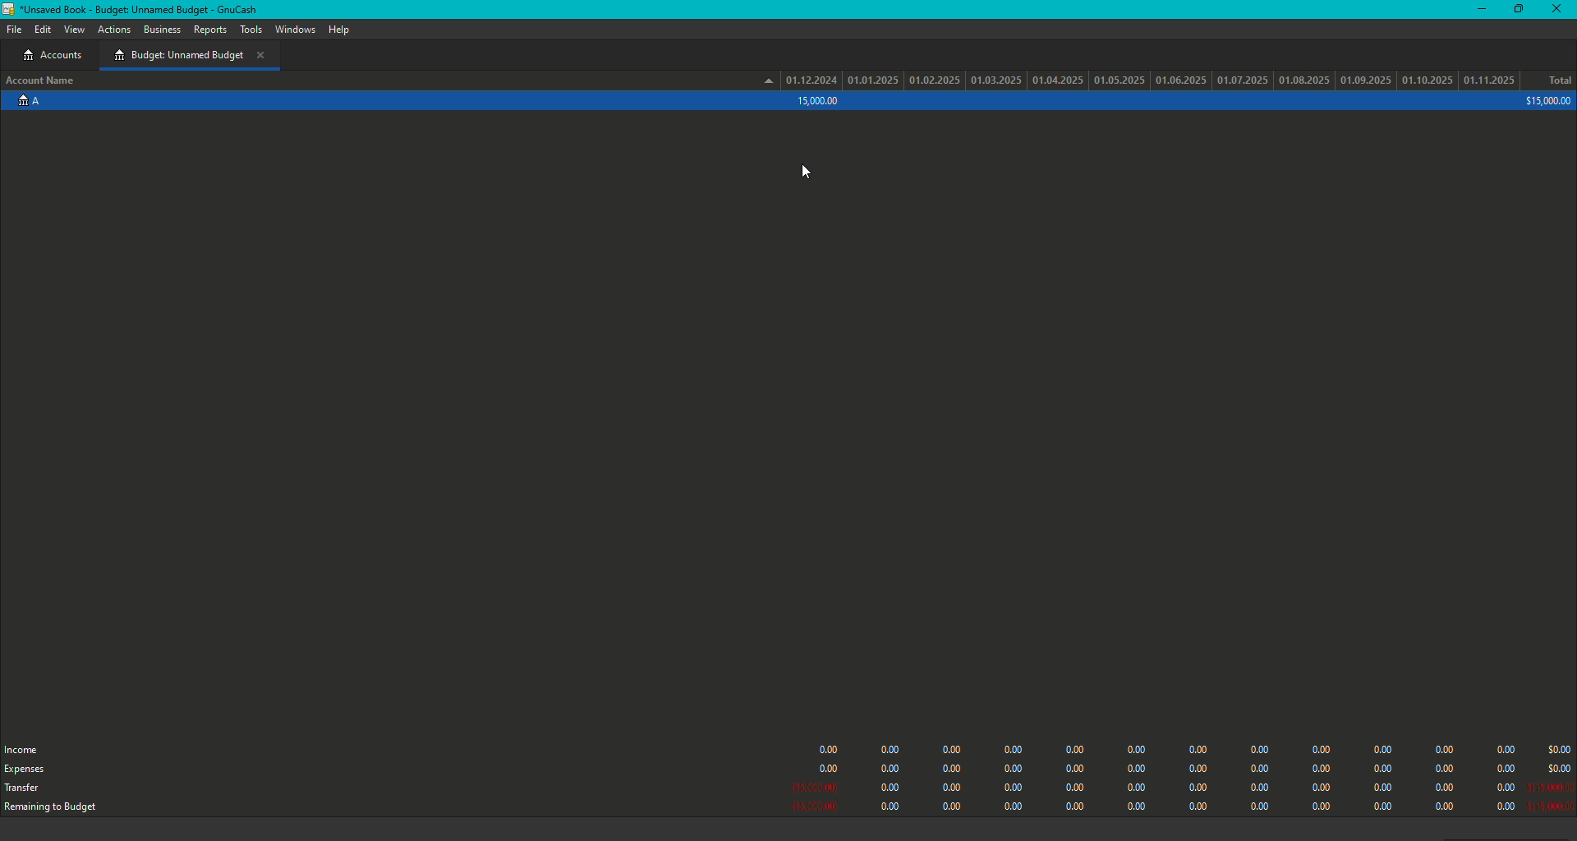 The image size is (1577, 841). I want to click on Reports, so click(209, 32).